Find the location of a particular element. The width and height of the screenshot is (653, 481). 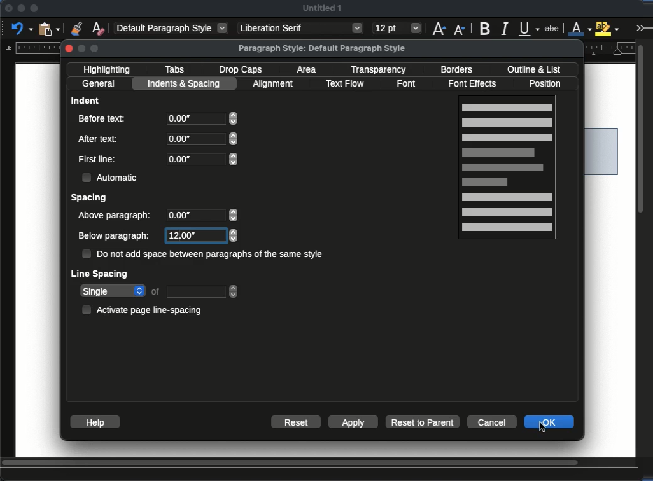

scroll is located at coordinates (319, 464).